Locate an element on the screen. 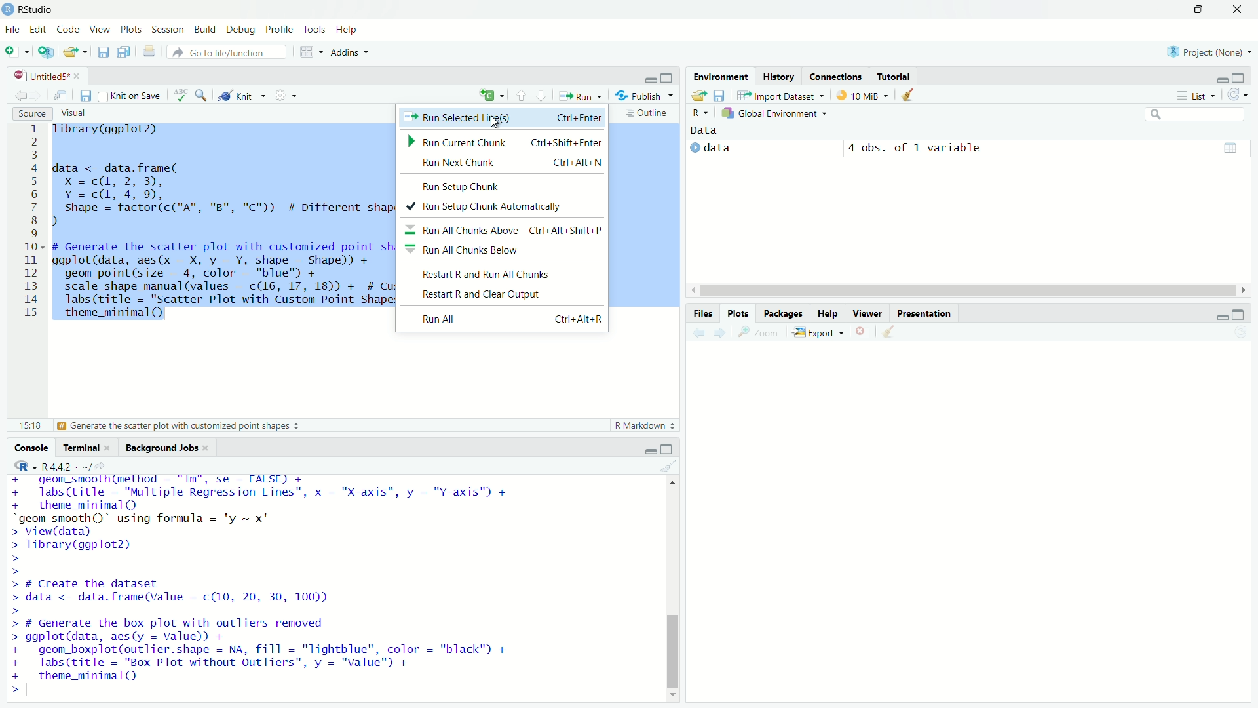 The image size is (1258, 708). Next plot is located at coordinates (719, 332).